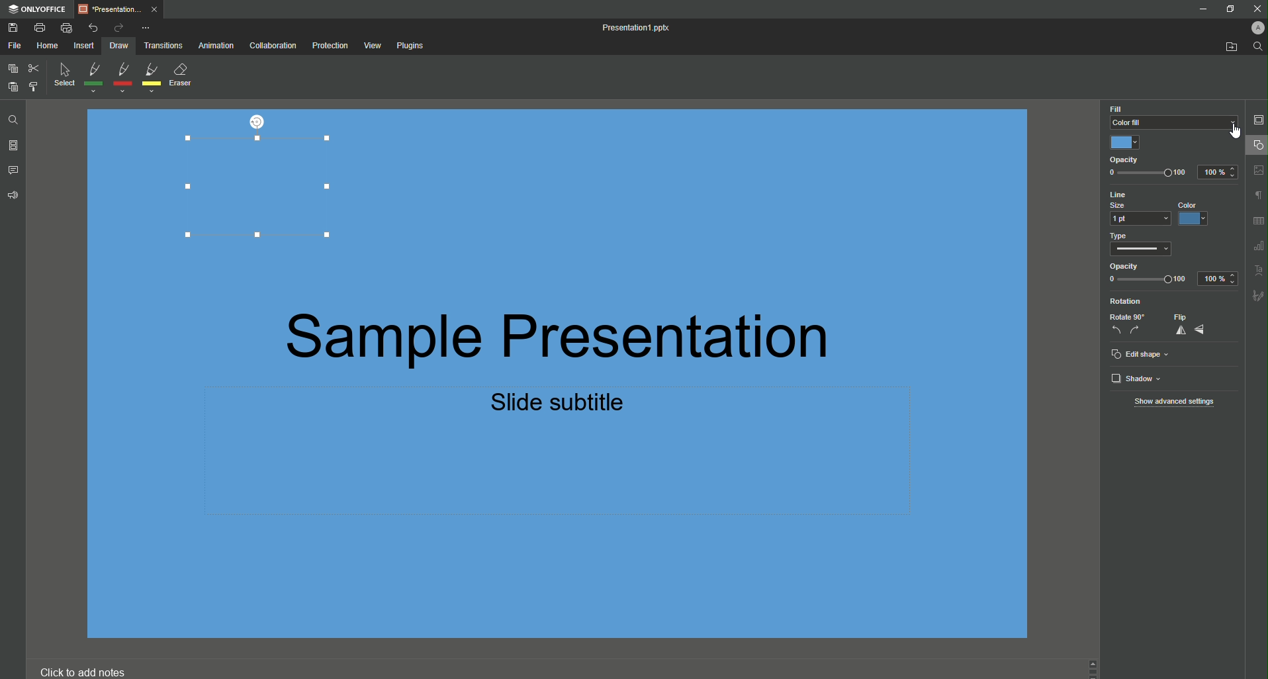 This screenshot has width=1268, height=679. What do you see at coordinates (1218, 170) in the screenshot?
I see `100%` at bounding box center [1218, 170].